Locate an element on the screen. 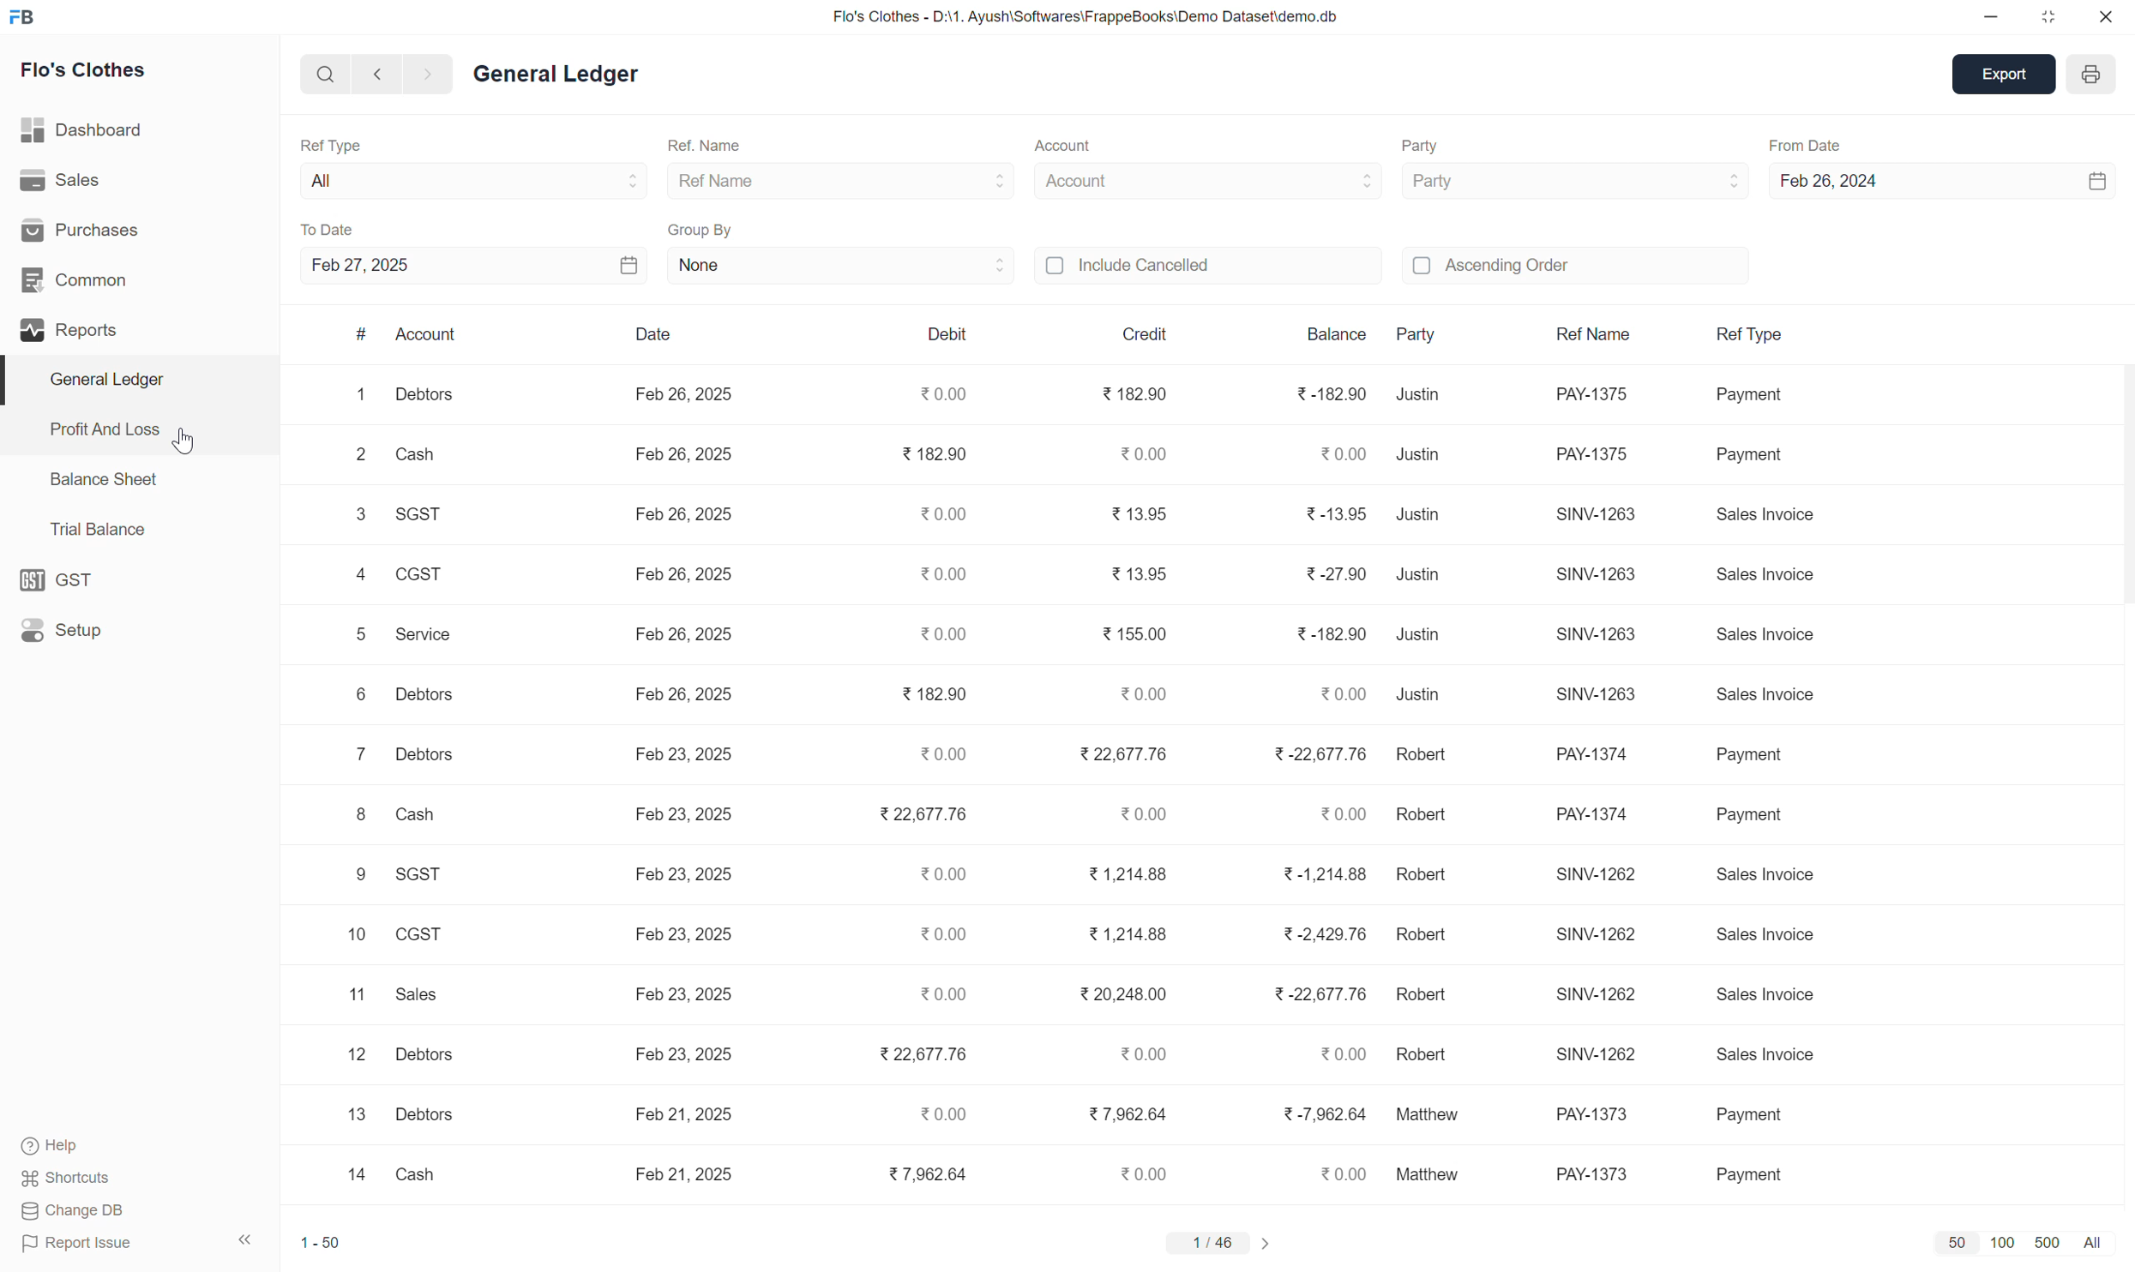 The height and width of the screenshot is (1272, 2135). Robert is located at coordinates (1425, 873).